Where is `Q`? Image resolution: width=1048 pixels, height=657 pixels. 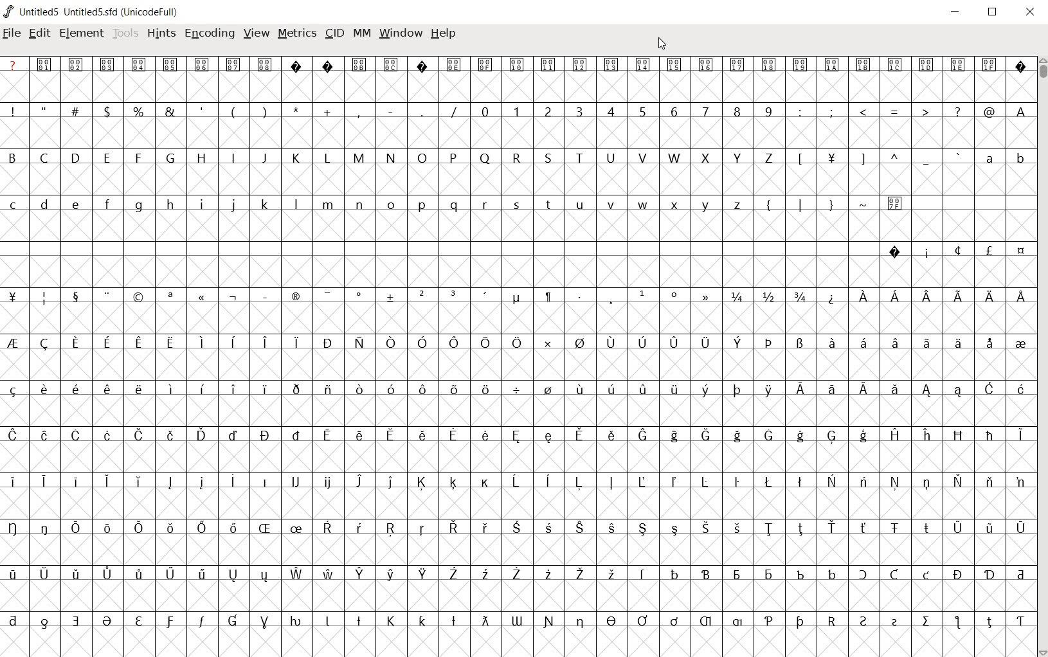
Q is located at coordinates (483, 158).